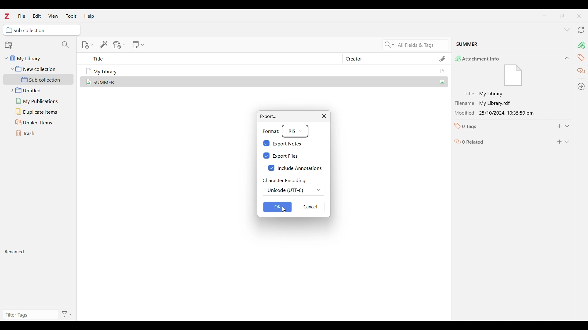 The width and height of the screenshot is (588, 330). What do you see at coordinates (286, 180) in the screenshot?
I see `character encoding :` at bounding box center [286, 180].